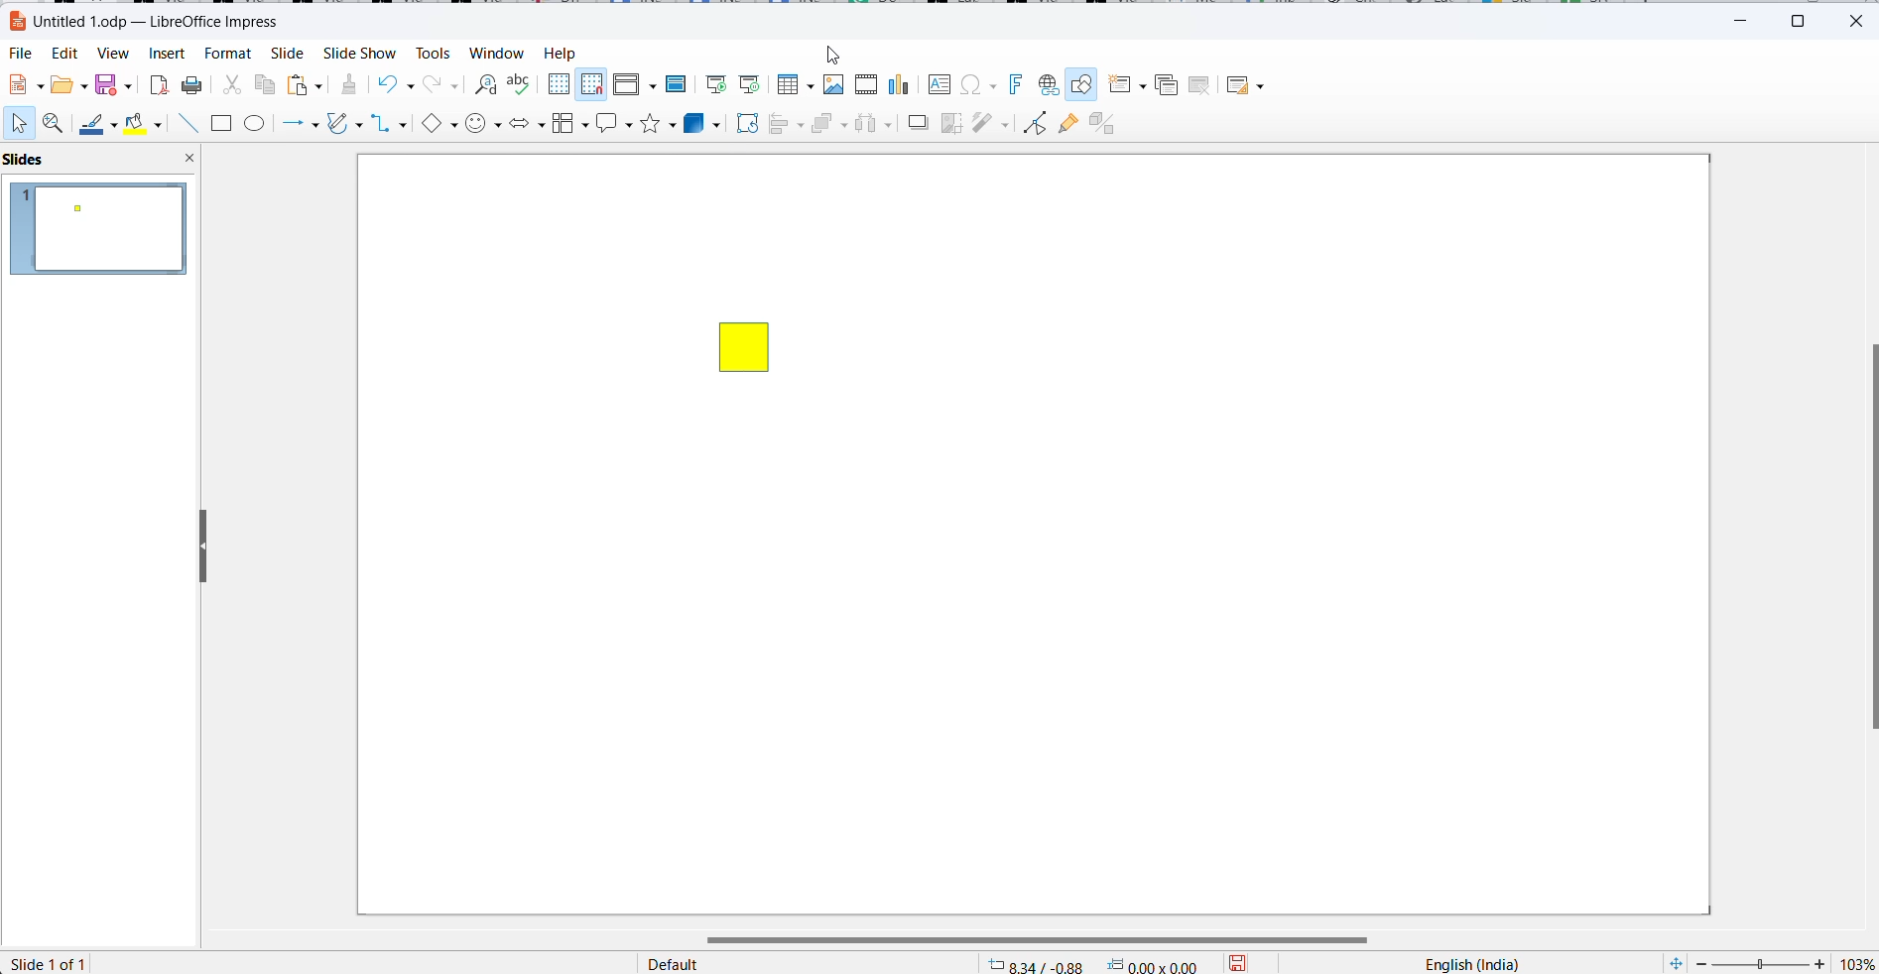 The width and height of the screenshot is (1879, 974). What do you see at coordinates (592, 84) in the screenshot?
I see `Snap to grid` at bounding box center [592, 84].